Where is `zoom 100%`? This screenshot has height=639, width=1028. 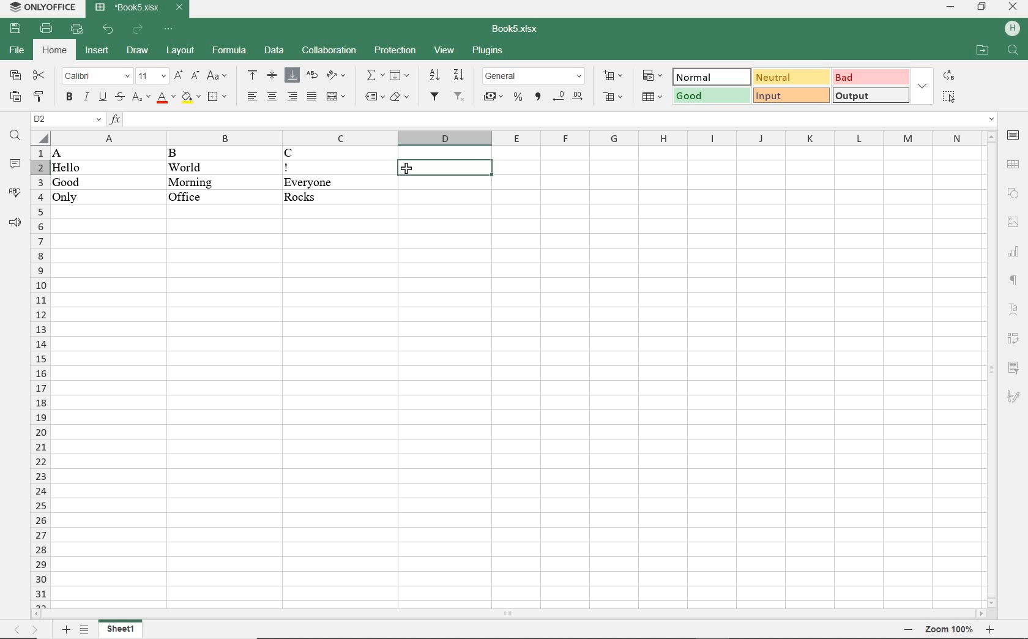 zoom 100% is located at coordinates (950, 629).